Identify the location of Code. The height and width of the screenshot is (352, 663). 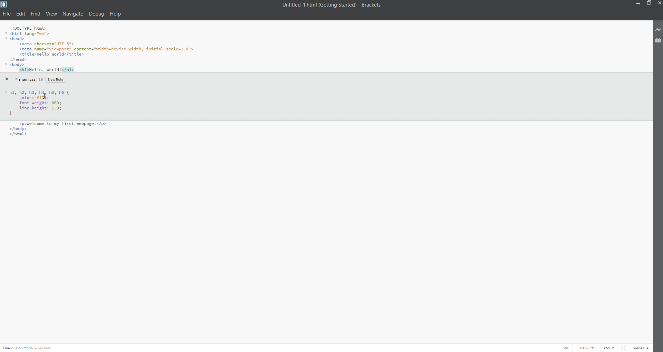
(42, 107).